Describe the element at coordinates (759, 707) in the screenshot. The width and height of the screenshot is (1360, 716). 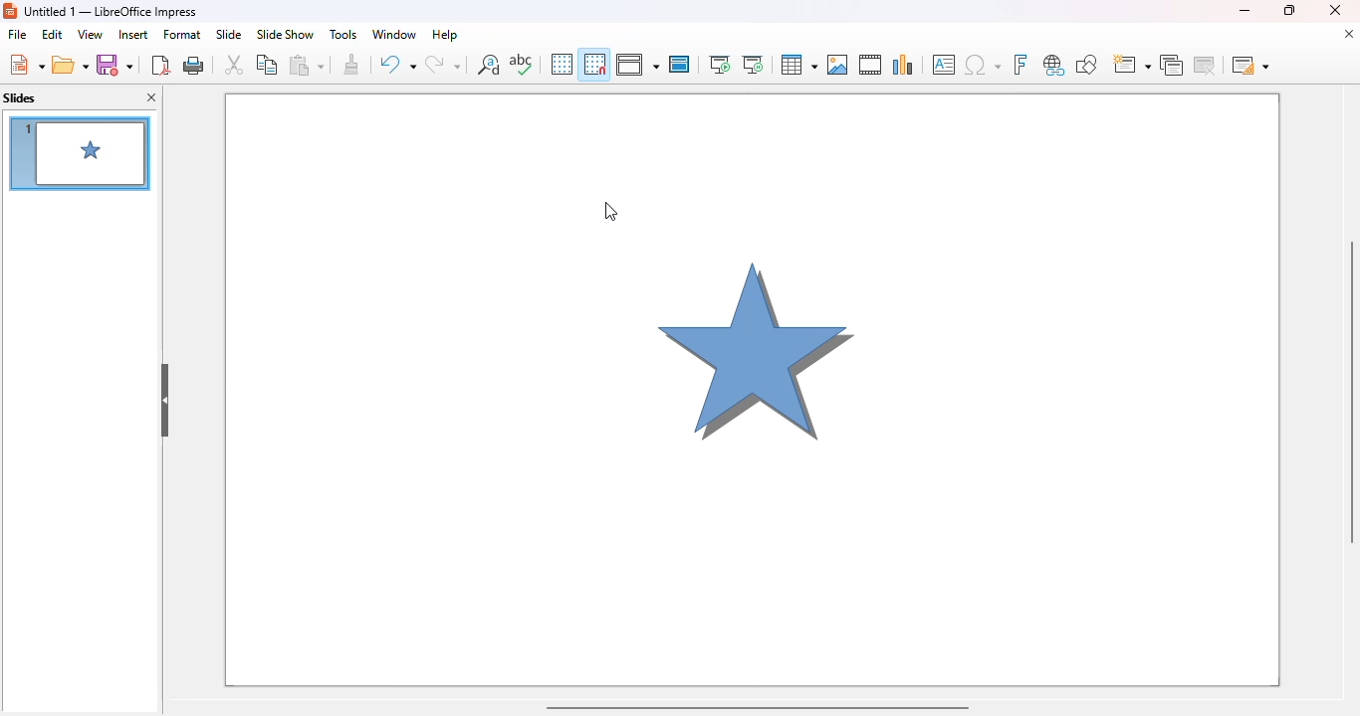
I see `horizontal scroll bar` at that location.